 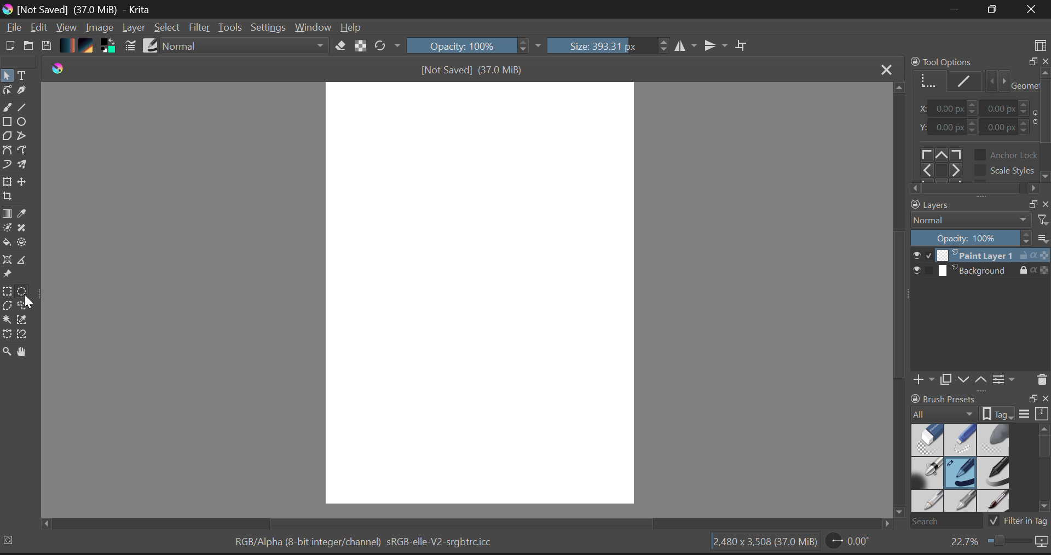 What do you see at coordinates (40, 28) in the screenshot?
I see `Edit` at bounding box center [40, 28].